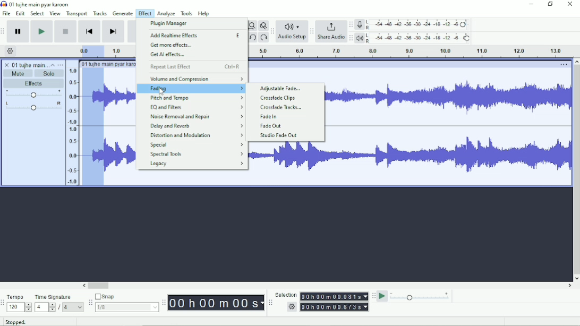  Describe the element at coordinates (170, 23) in the screenshot. I see `Plugin Manager` at that location.